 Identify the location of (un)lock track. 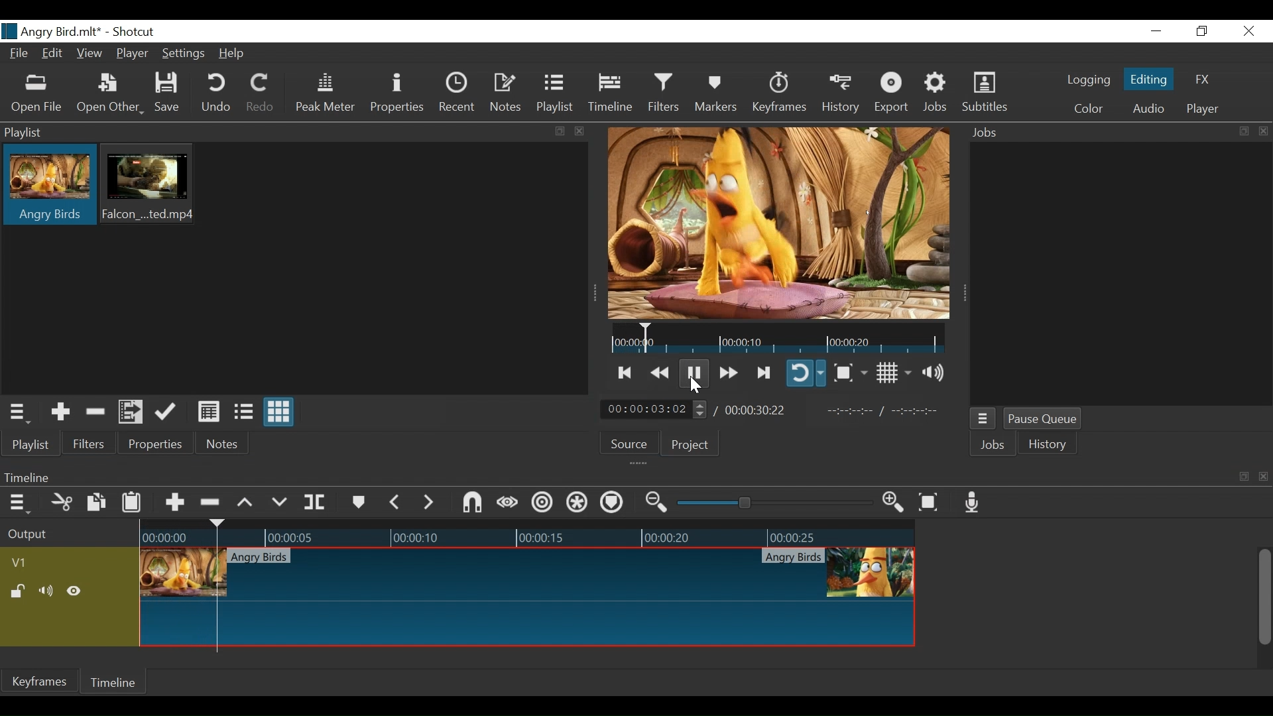
(17, 593).